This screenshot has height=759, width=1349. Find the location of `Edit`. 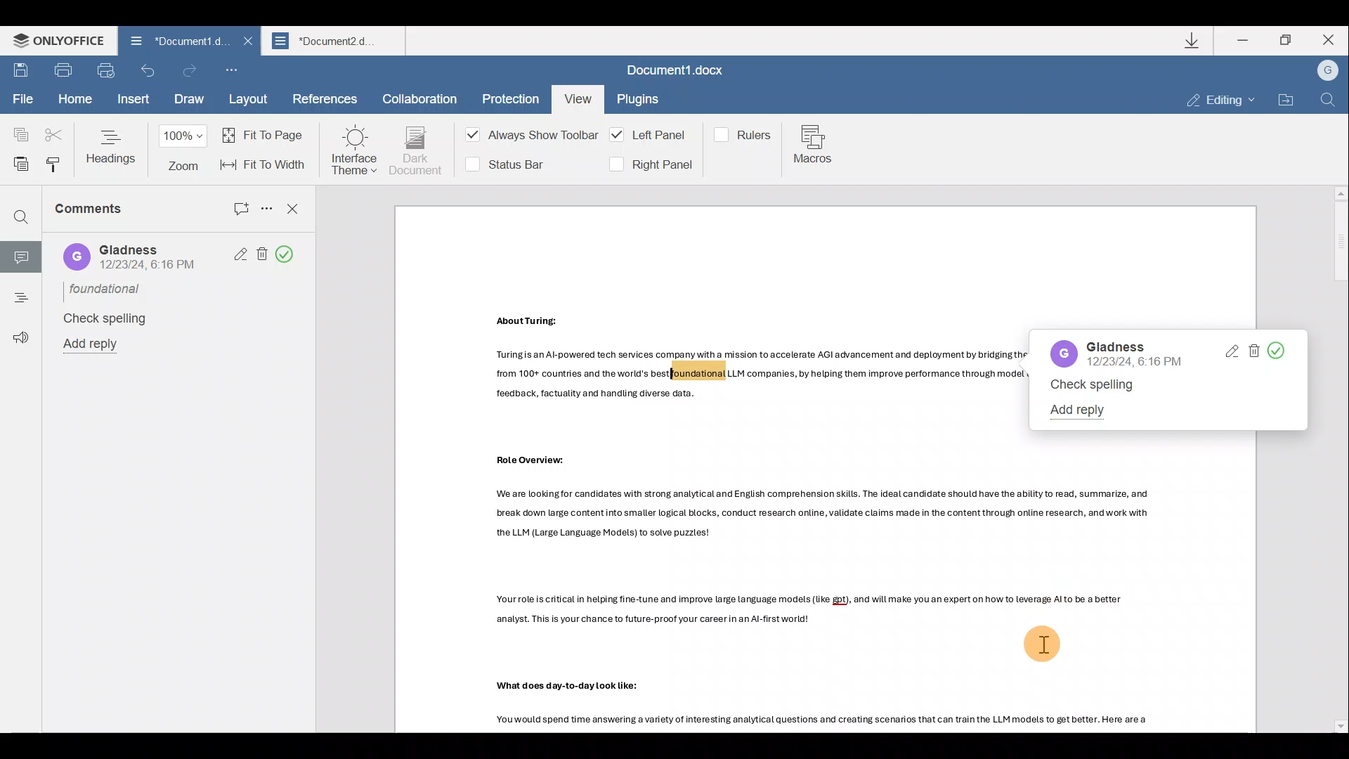

Edit is located at coordinates (236, 255).